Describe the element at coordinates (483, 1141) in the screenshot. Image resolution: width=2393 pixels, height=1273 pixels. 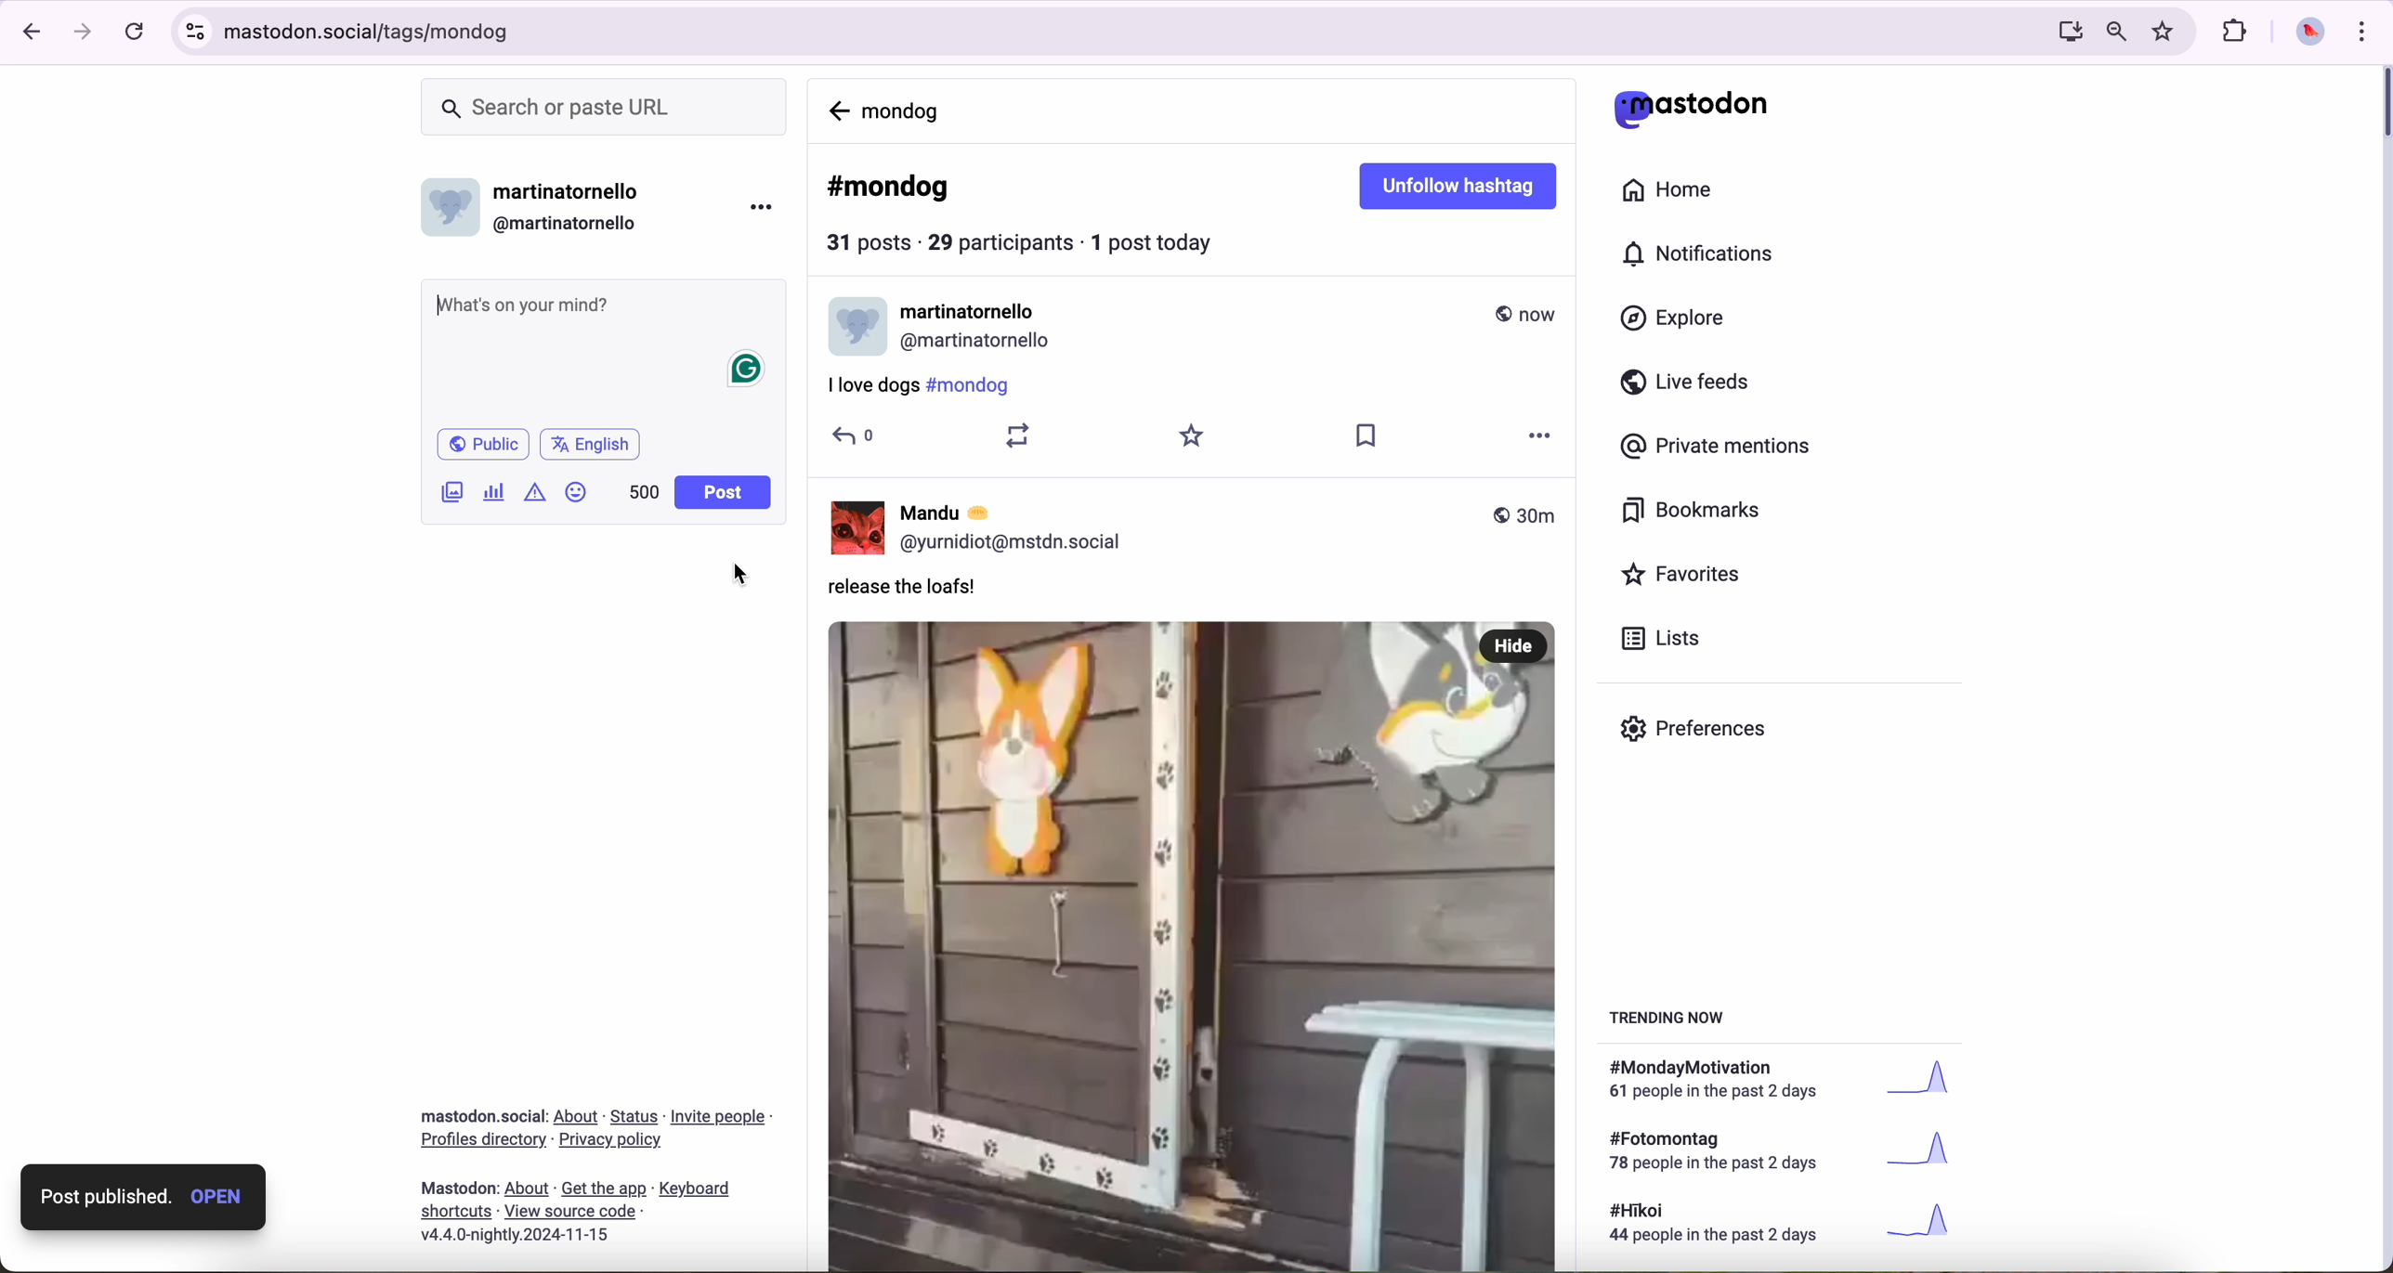
I see `link` at that location.